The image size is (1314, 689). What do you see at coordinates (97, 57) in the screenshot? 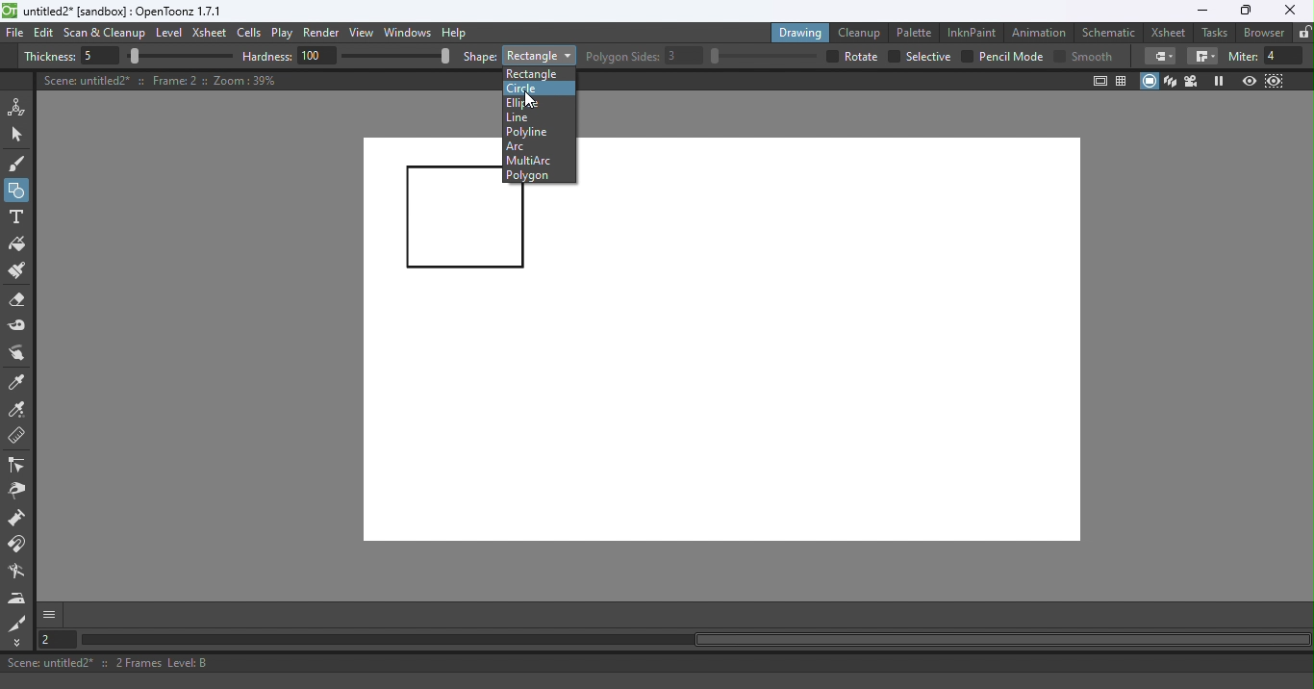
I see `5` at bounding box center [97, 57].